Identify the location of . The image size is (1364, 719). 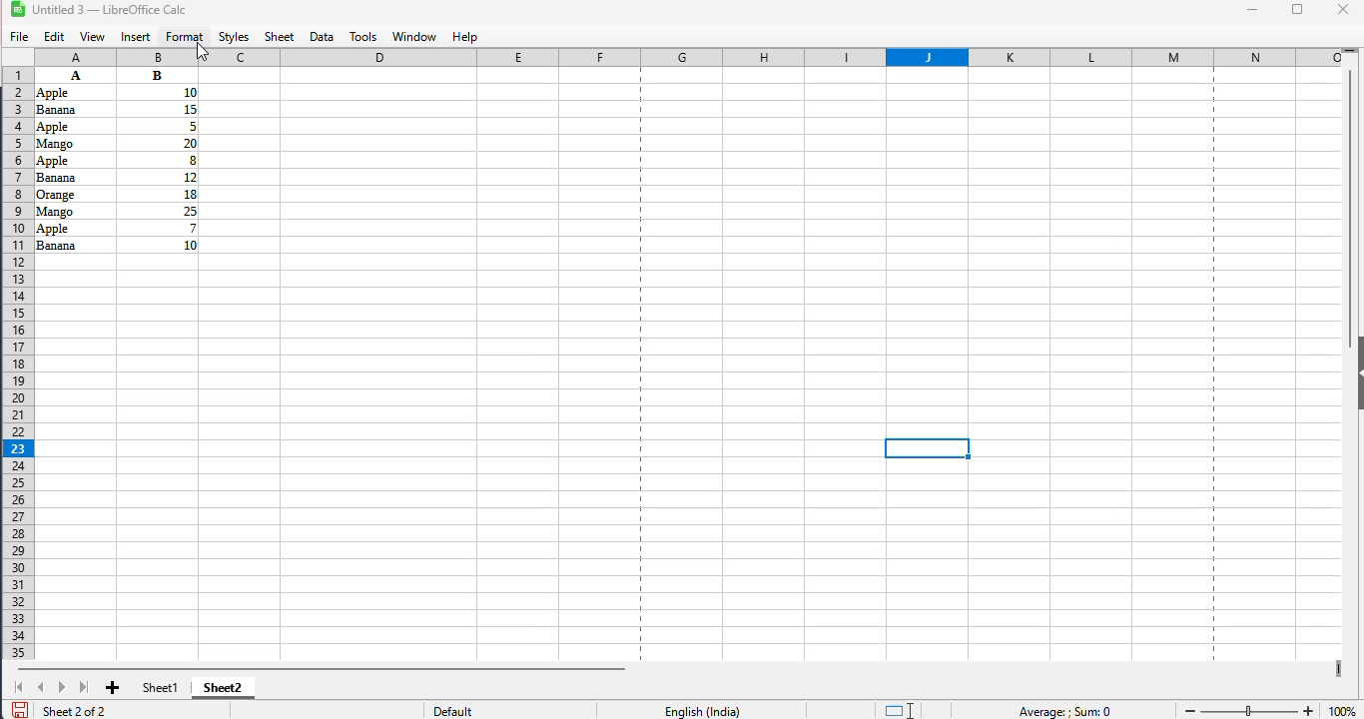
(158, 92).